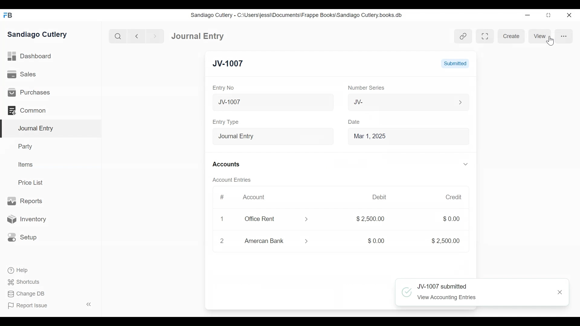  What do you see at coordinates (438, 240) in the screenshot?
I see `$2,500.00` at bounding box center [438, 240].